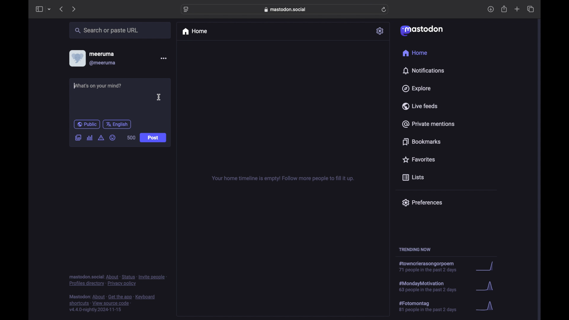 The width and height of the screenshot is (569, 320). Describe the element at coordinates (432, 306) in the screenshot. I see `hashtag trend` at that location.